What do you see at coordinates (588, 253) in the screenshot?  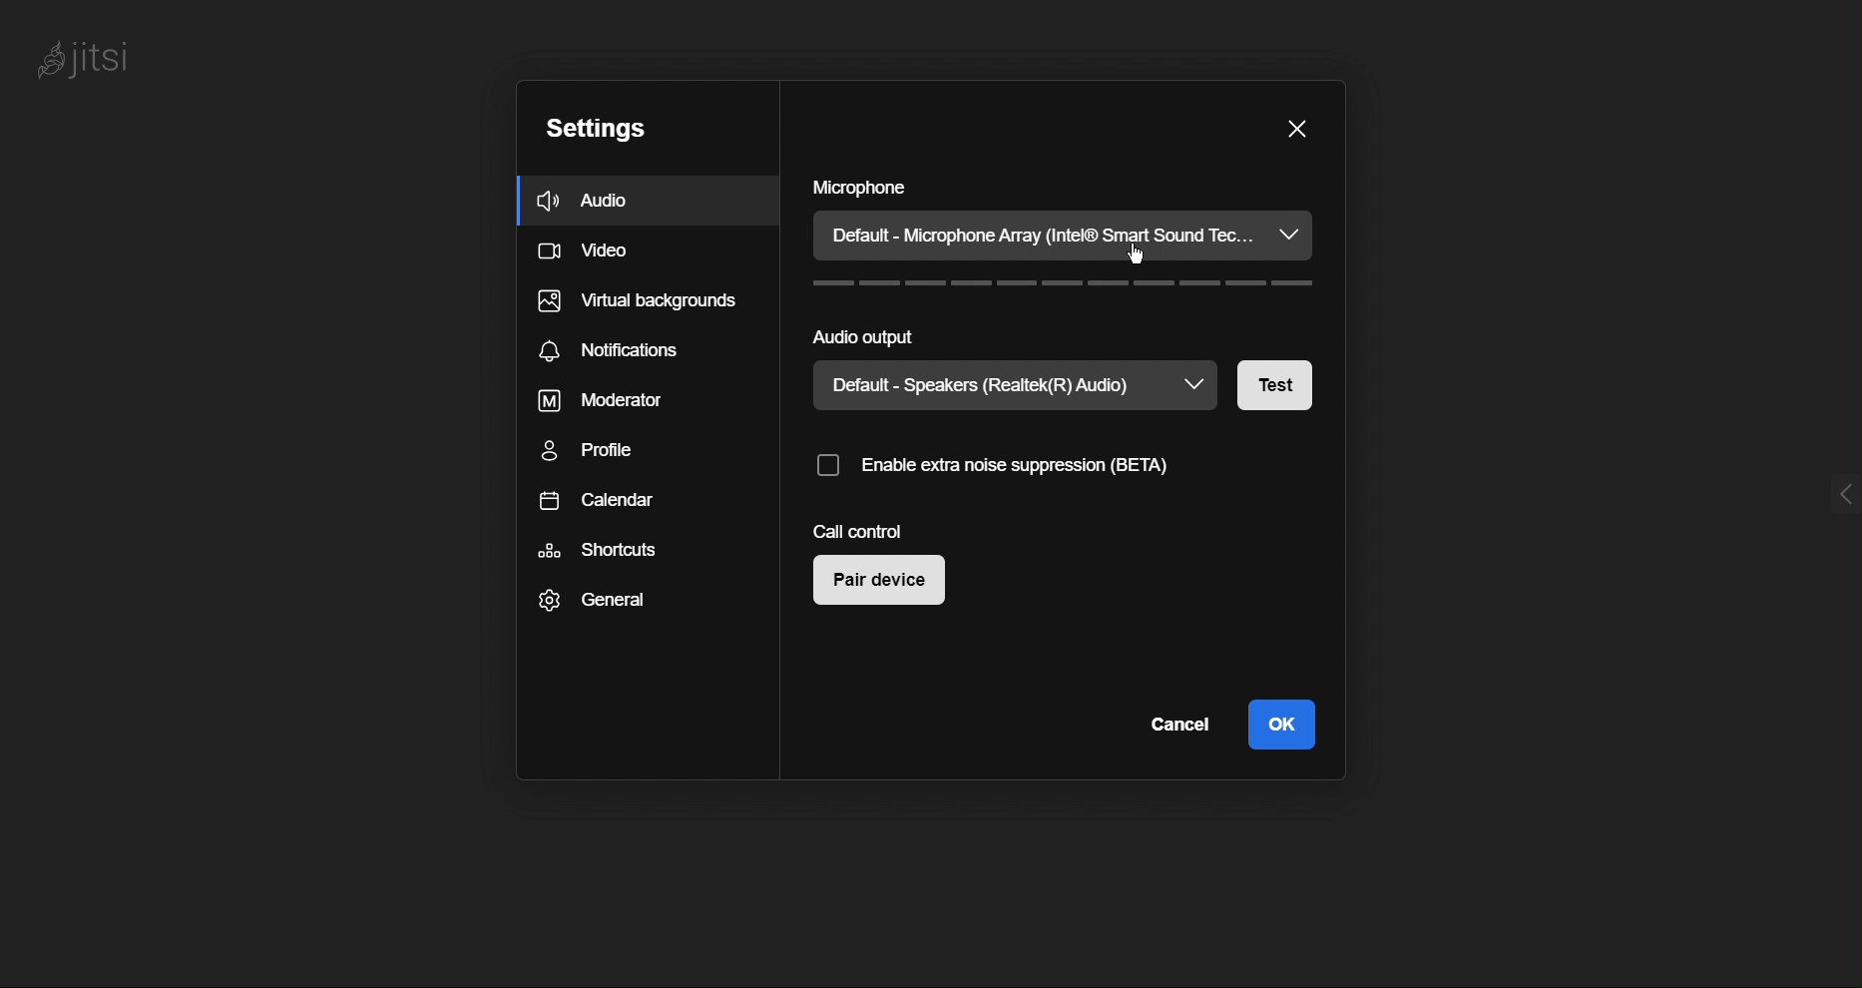 I see `Video` at bounding box center [588, 253].